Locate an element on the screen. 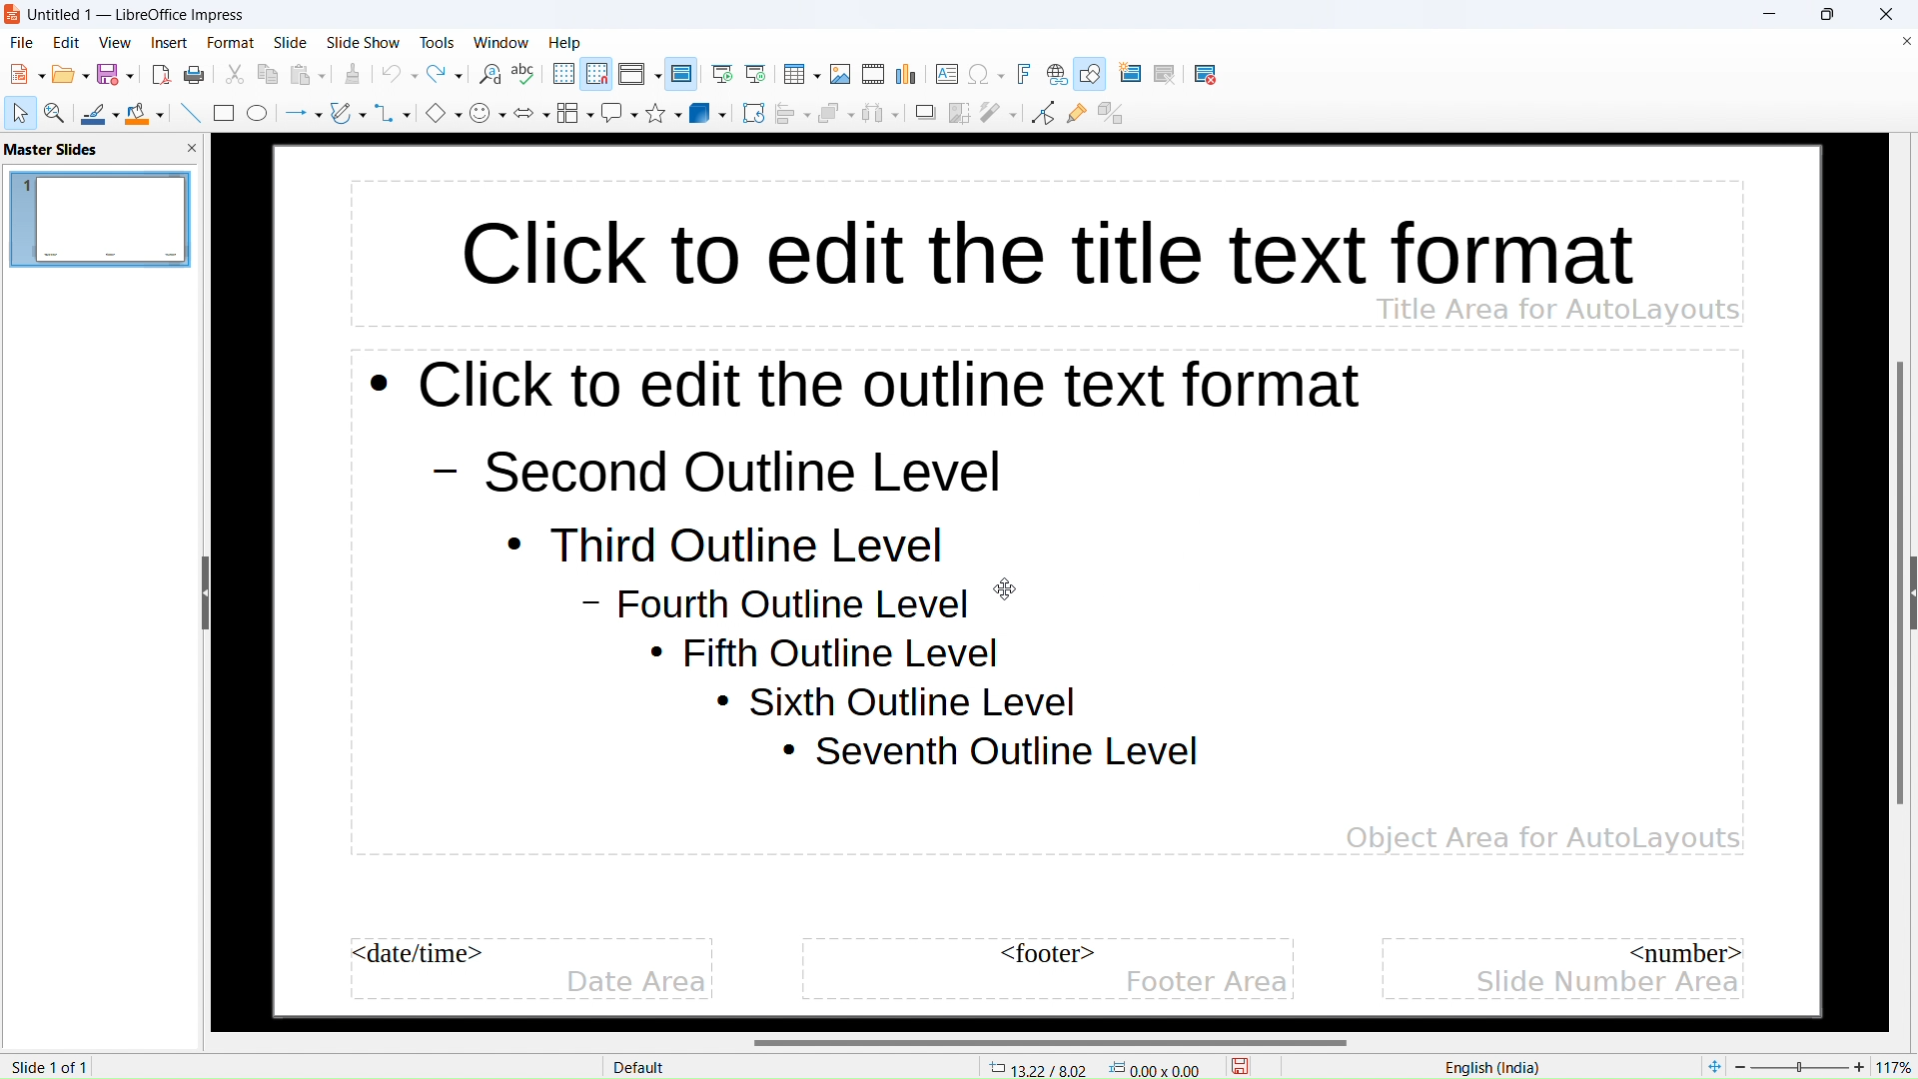 The image size is (1918, 1079). curves and polygons is located at coordinates (349, 113).